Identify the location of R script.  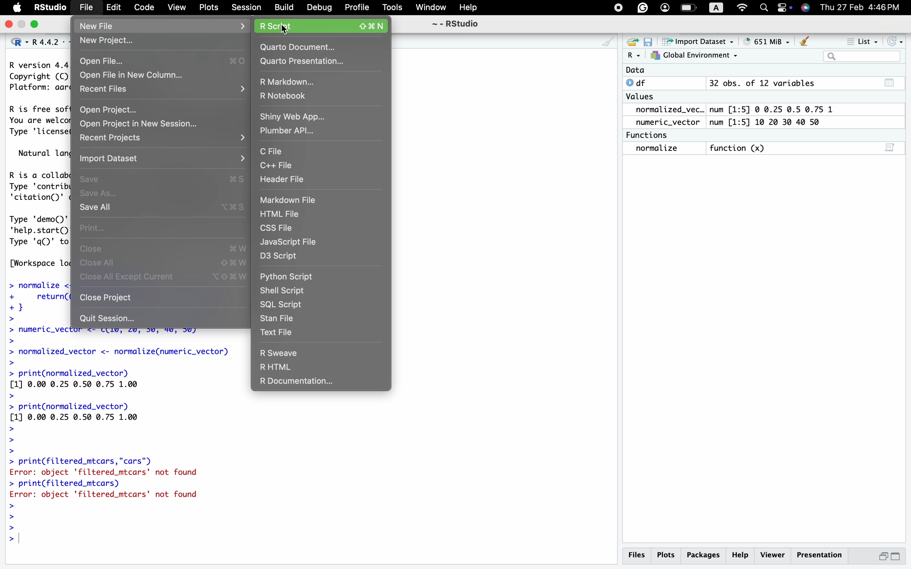
(324, 24).